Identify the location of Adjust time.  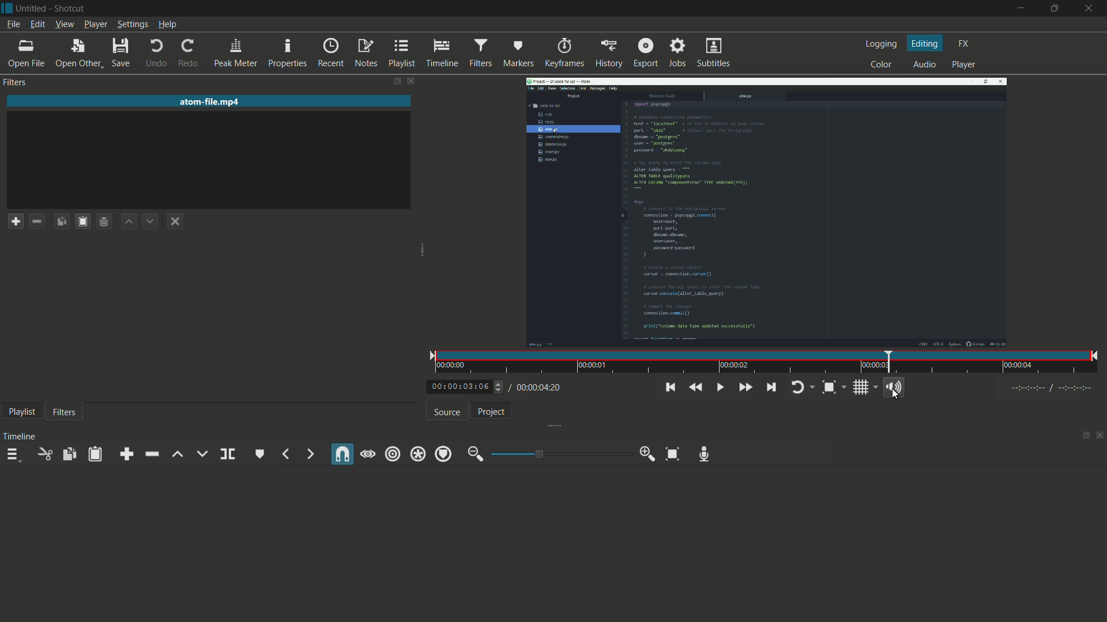
(500, 390).